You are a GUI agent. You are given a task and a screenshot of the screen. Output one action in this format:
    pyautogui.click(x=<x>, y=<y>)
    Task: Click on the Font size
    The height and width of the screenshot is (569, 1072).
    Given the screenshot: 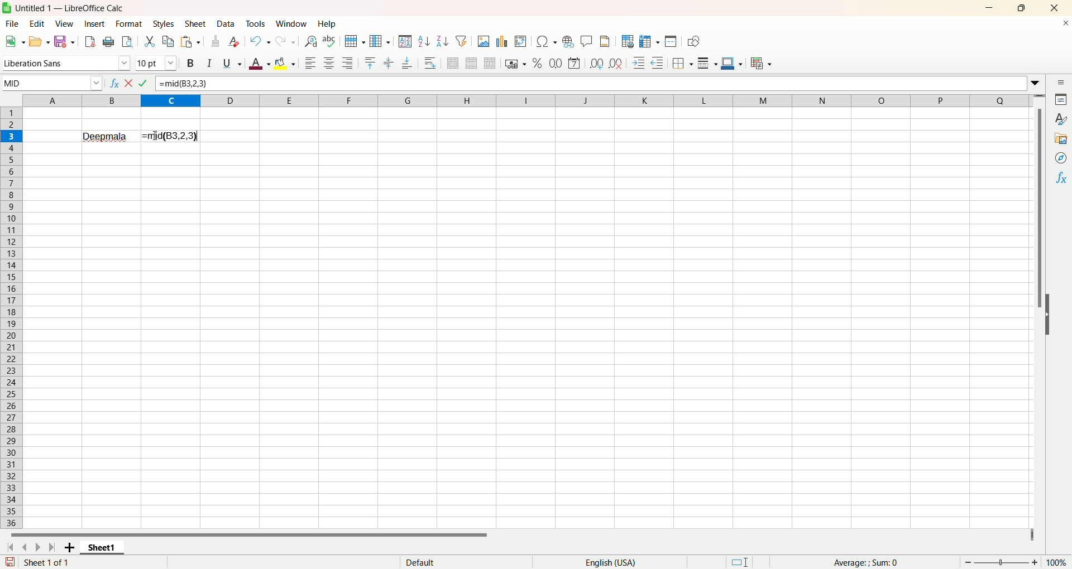 What is the action you would take?
    pyautogui.click(x=159, y=62)
    